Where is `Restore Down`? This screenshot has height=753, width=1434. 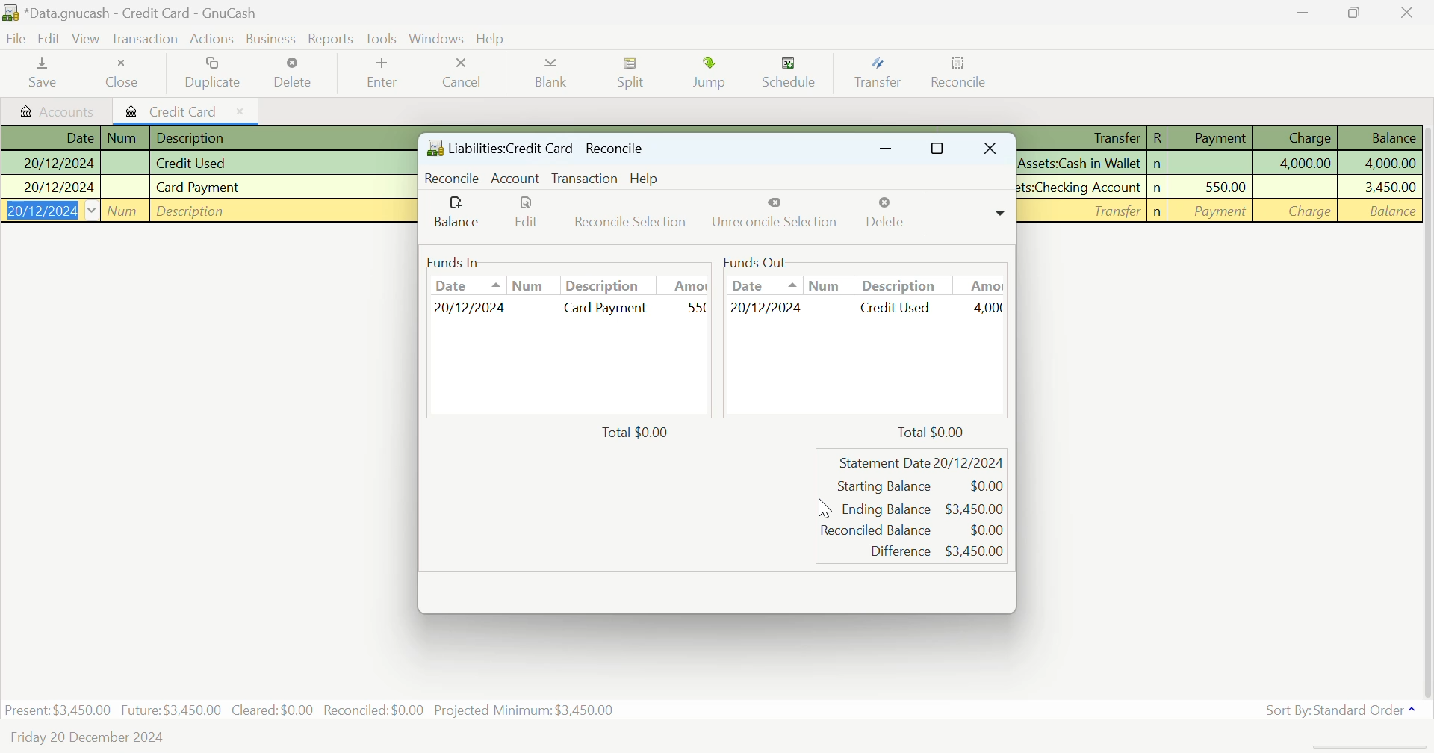
Restore Down is located at coordinates (884, 151).